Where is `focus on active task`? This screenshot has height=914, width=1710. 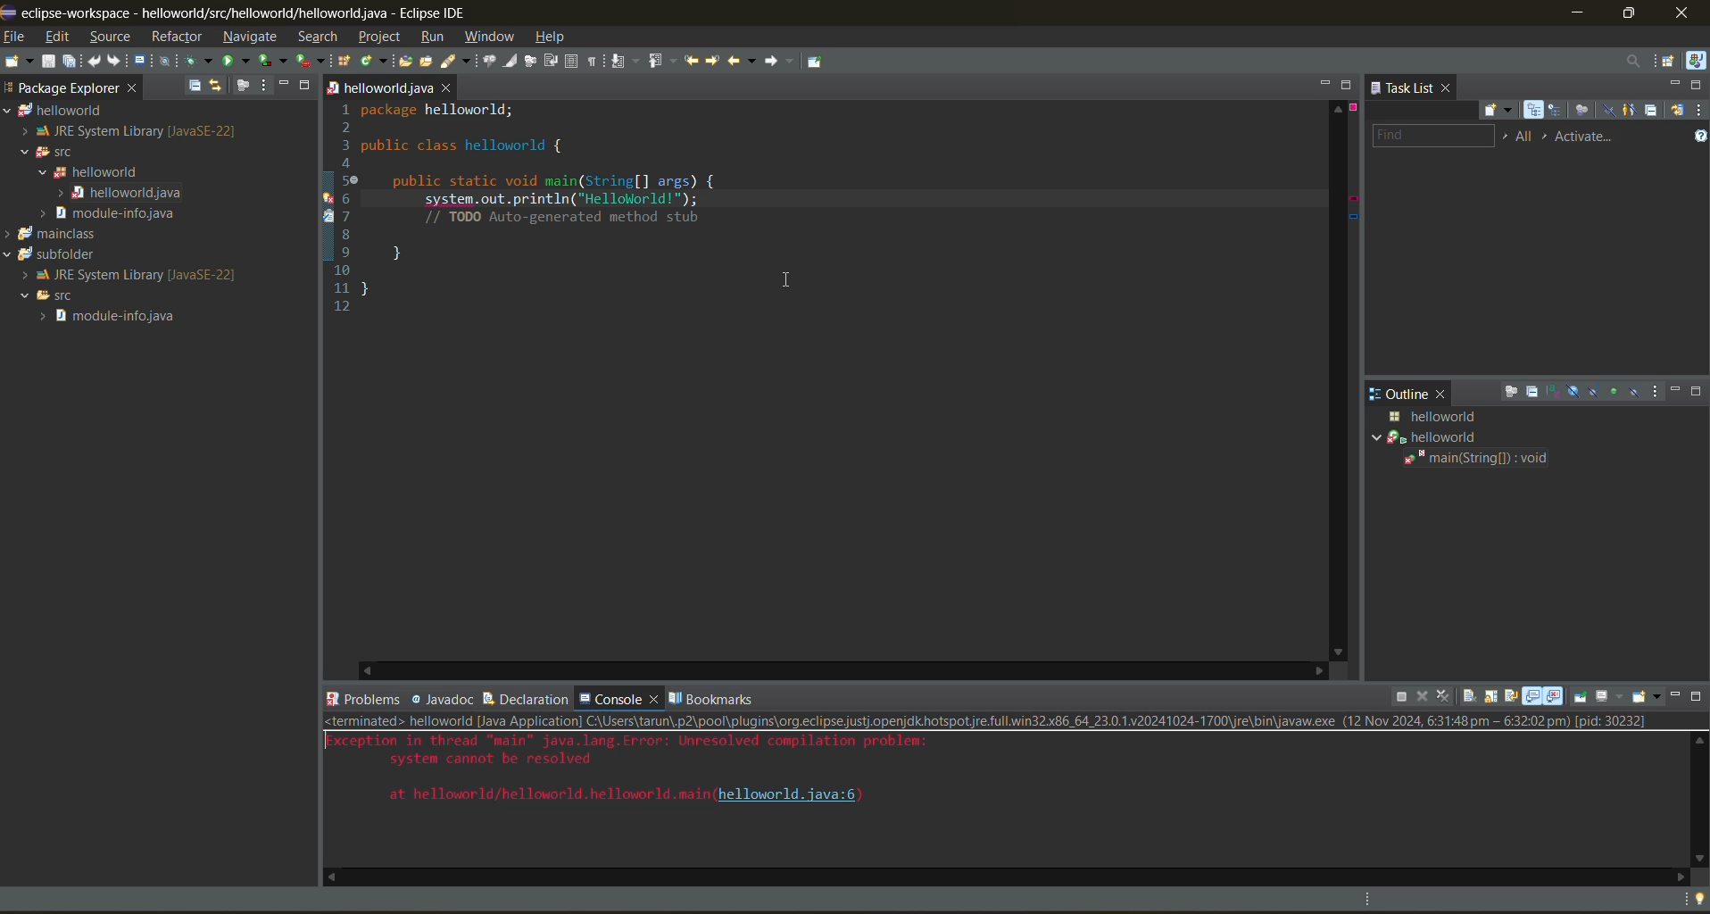
focus on active task is located at coordinates (245, 84).